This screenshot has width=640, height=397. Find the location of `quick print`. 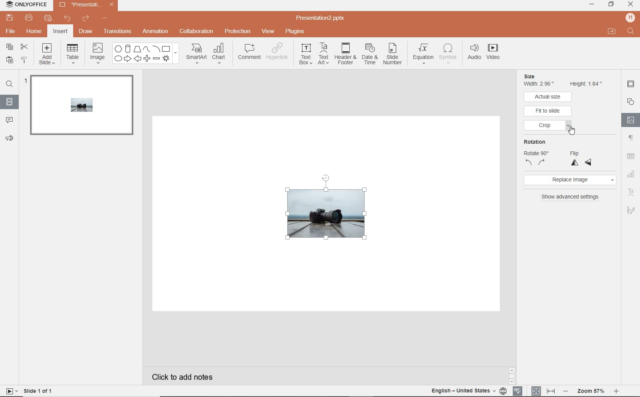

quick print is located at coordinates (48, 17).